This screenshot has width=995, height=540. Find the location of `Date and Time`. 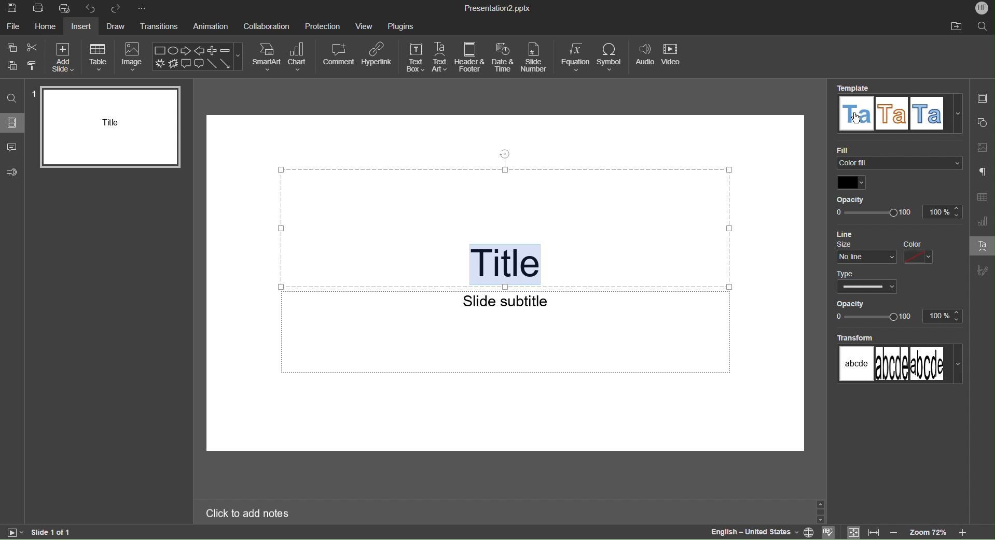

Date and Time is located at coordinates (504, 58).